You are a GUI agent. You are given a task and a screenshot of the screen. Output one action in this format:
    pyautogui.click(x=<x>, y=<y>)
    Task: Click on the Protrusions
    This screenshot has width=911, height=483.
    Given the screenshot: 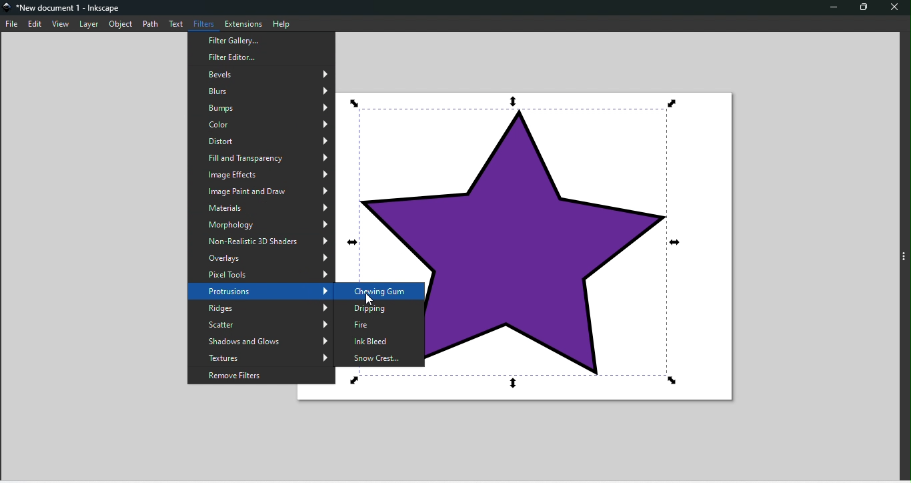 What is the action you would take?
    pyautogui.click(x=261, y=291)
    